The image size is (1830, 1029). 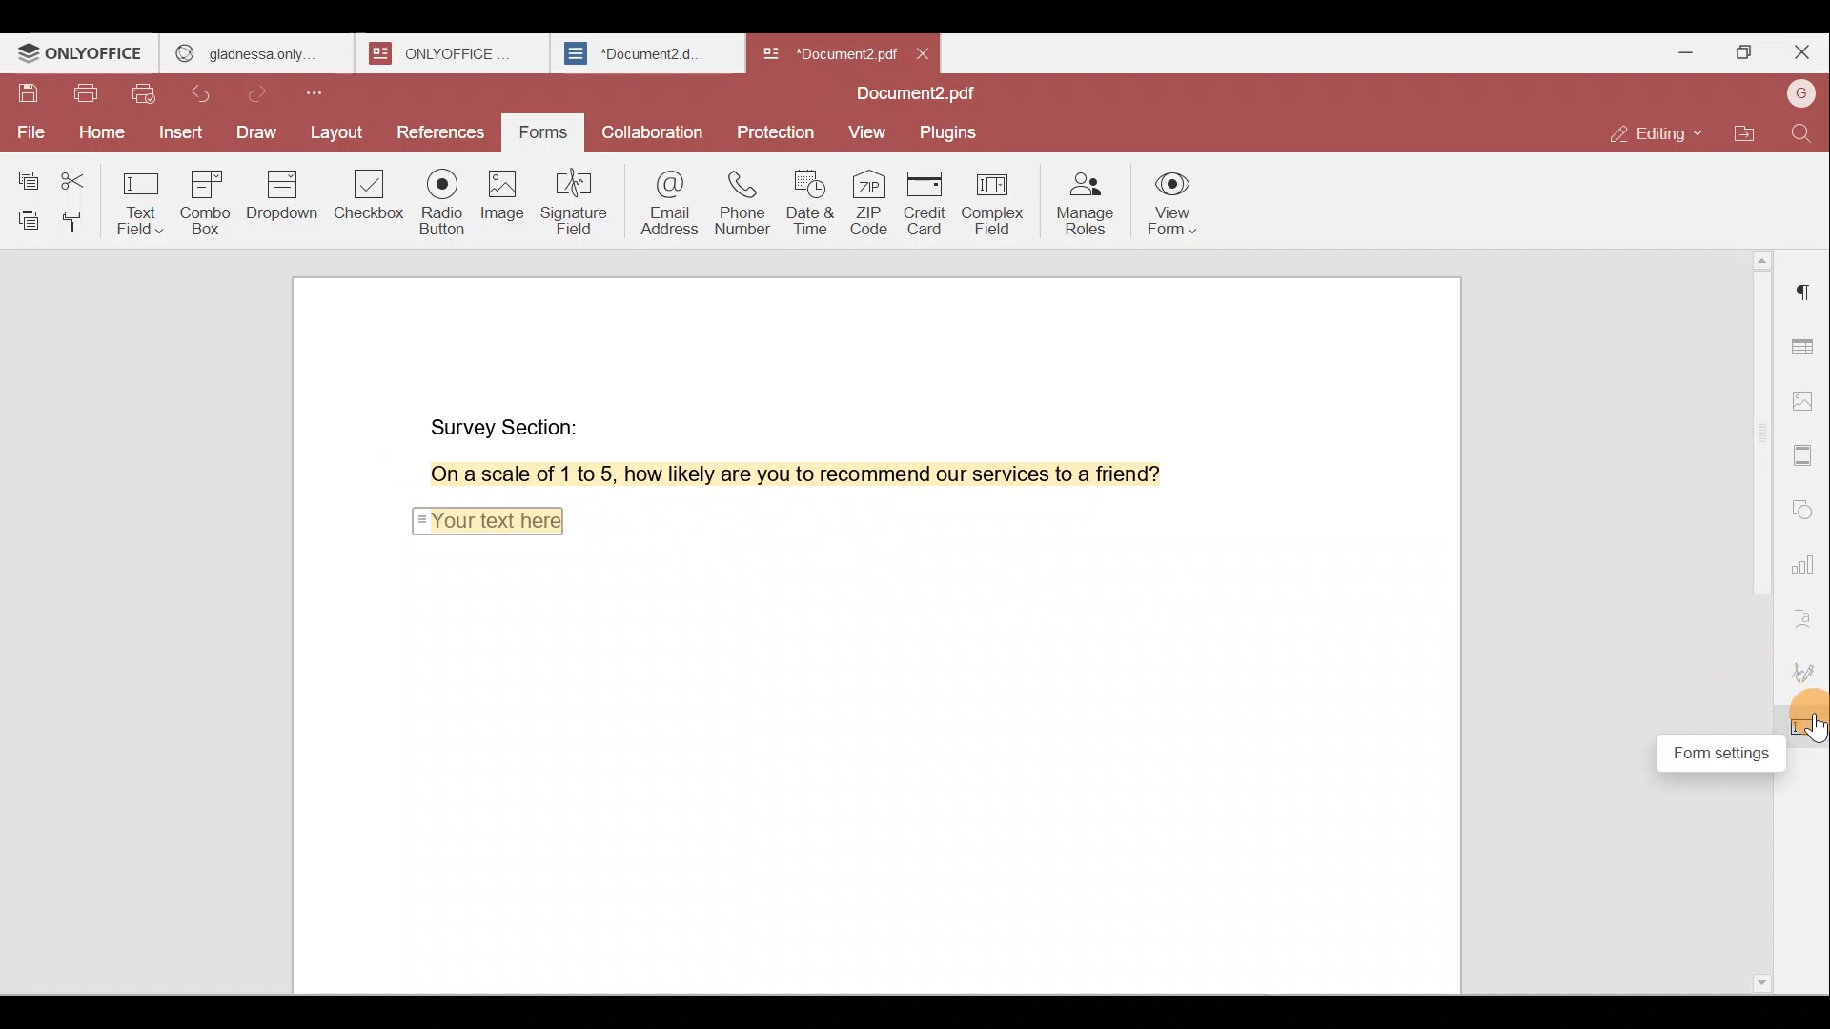 I want to click on Text Art settings, so click(x=1806, y=614).